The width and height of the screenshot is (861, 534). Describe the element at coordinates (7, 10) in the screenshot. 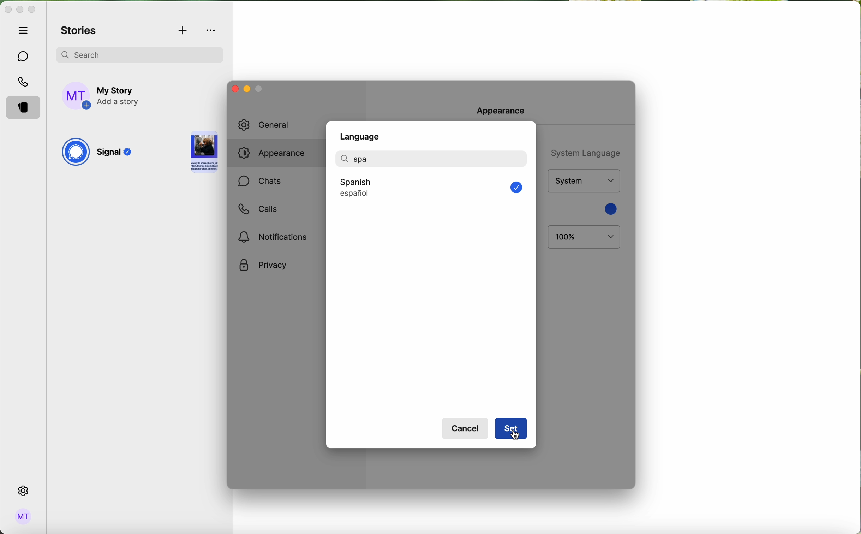

I see `close Signal` at that location.